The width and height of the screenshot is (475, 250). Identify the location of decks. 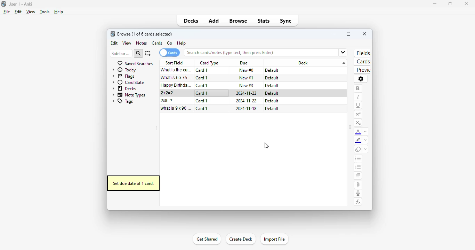
(191, 21).